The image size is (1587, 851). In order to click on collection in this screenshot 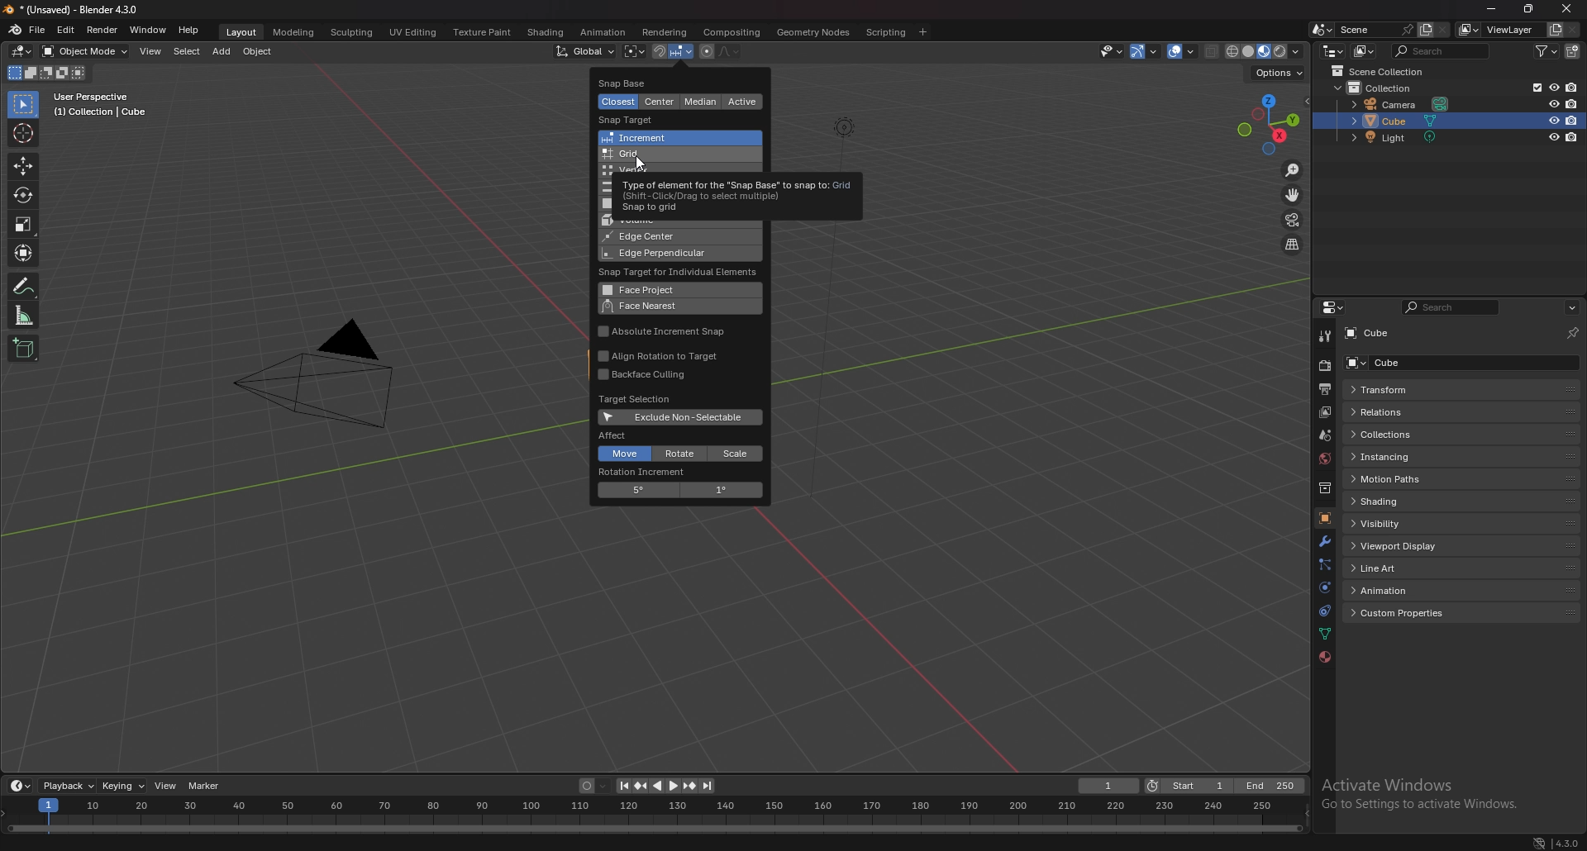, I will do `click(1324, 487)`.